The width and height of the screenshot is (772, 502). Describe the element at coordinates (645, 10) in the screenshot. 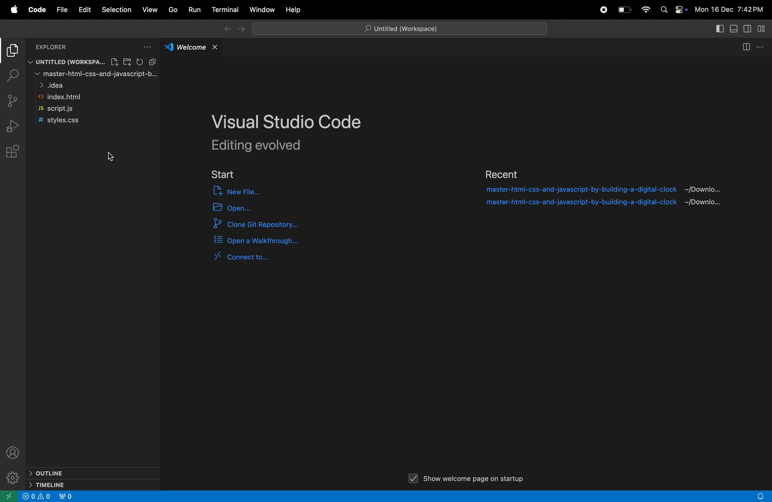

I see `wifi` at that location.